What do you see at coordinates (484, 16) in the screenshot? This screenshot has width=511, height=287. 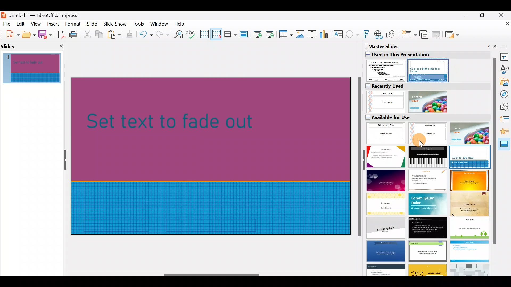 I see `Maximise` at bounding box center [484, 16].